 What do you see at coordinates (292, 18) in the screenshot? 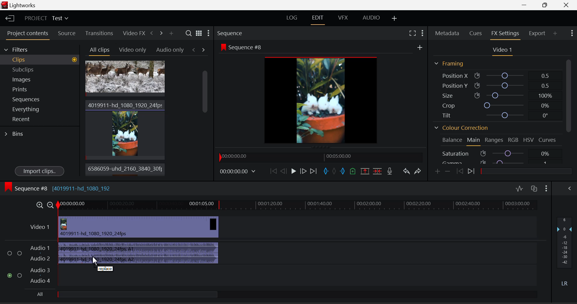
I see `LOG Layout` at bounding box center [292, 18].